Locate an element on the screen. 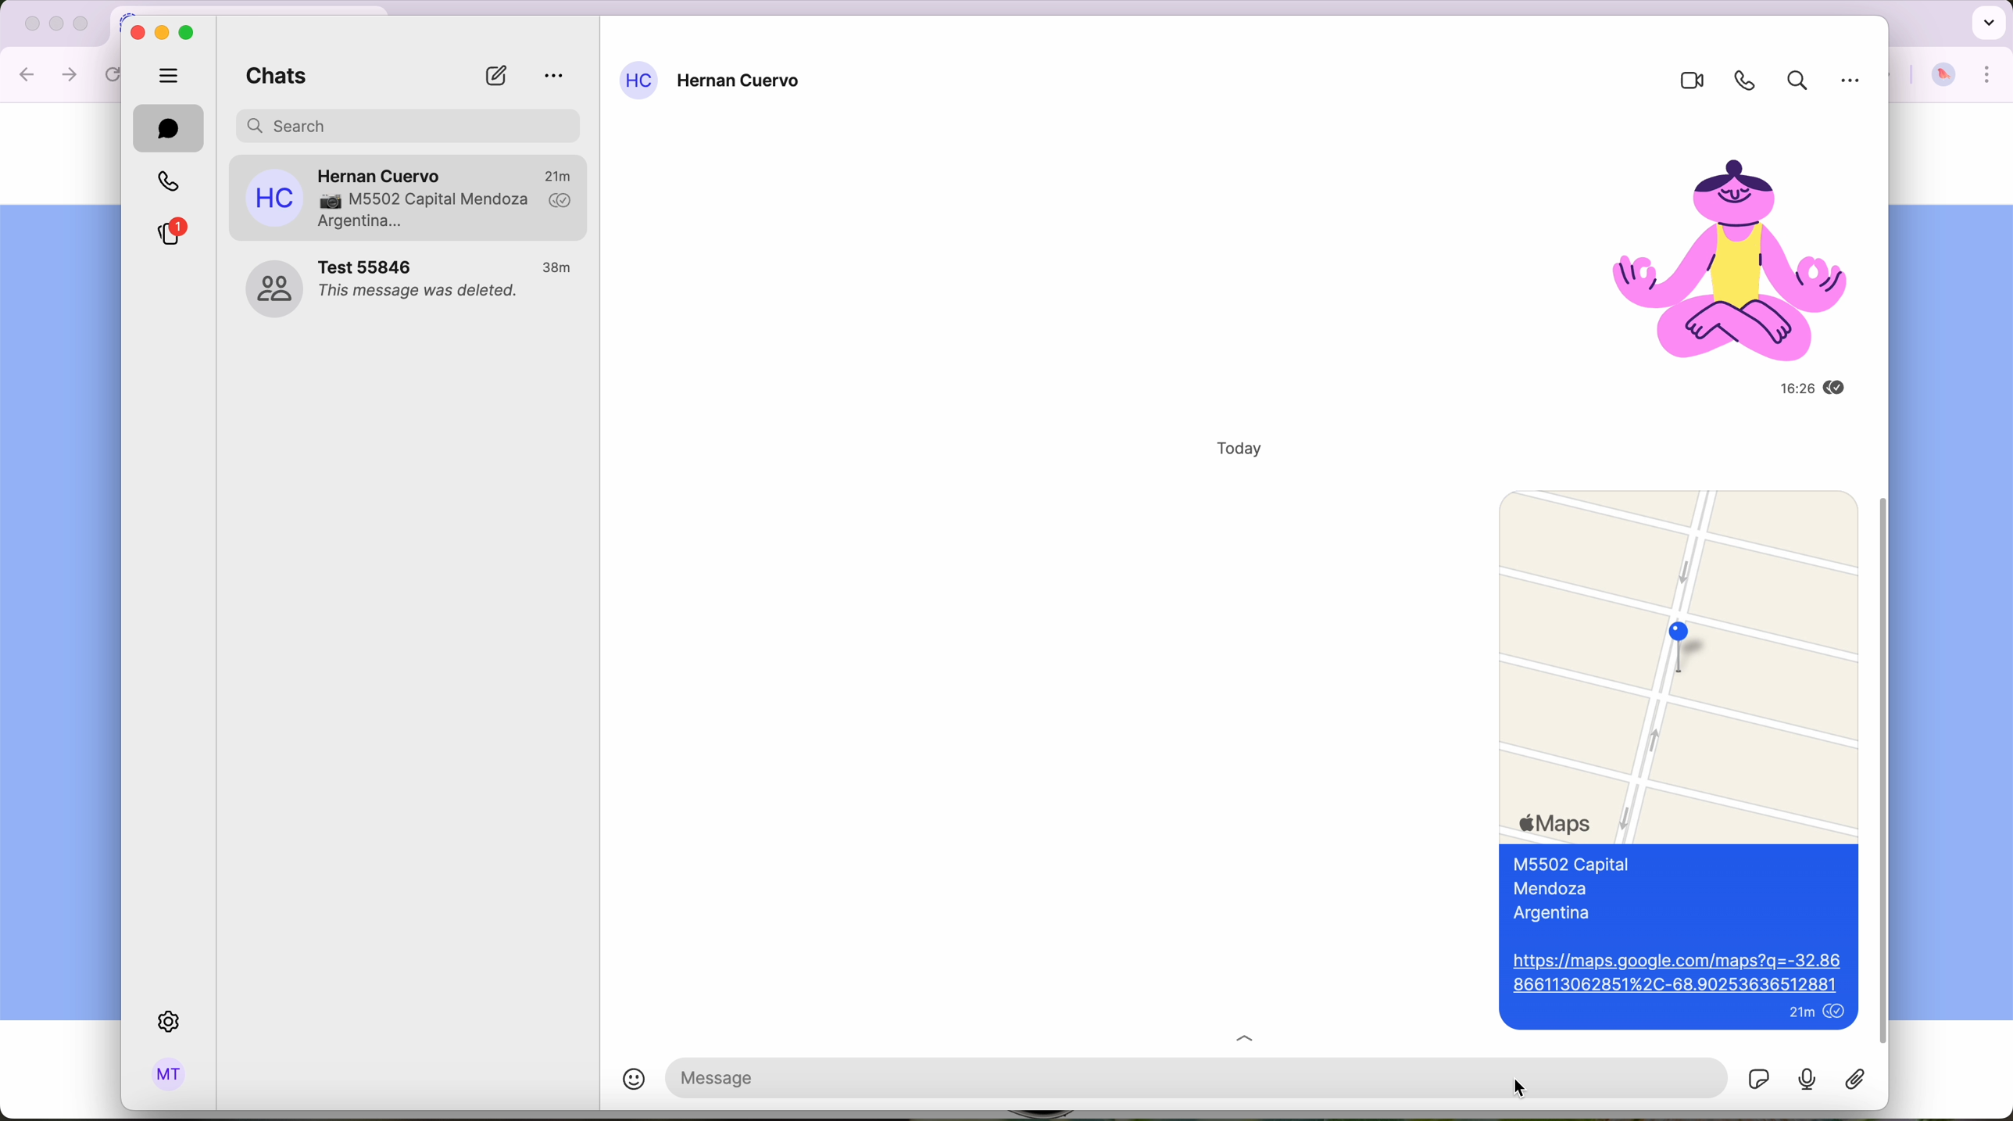 This screenshot has width=2013, height=1121. video call is located at coordinates (1685, 81).